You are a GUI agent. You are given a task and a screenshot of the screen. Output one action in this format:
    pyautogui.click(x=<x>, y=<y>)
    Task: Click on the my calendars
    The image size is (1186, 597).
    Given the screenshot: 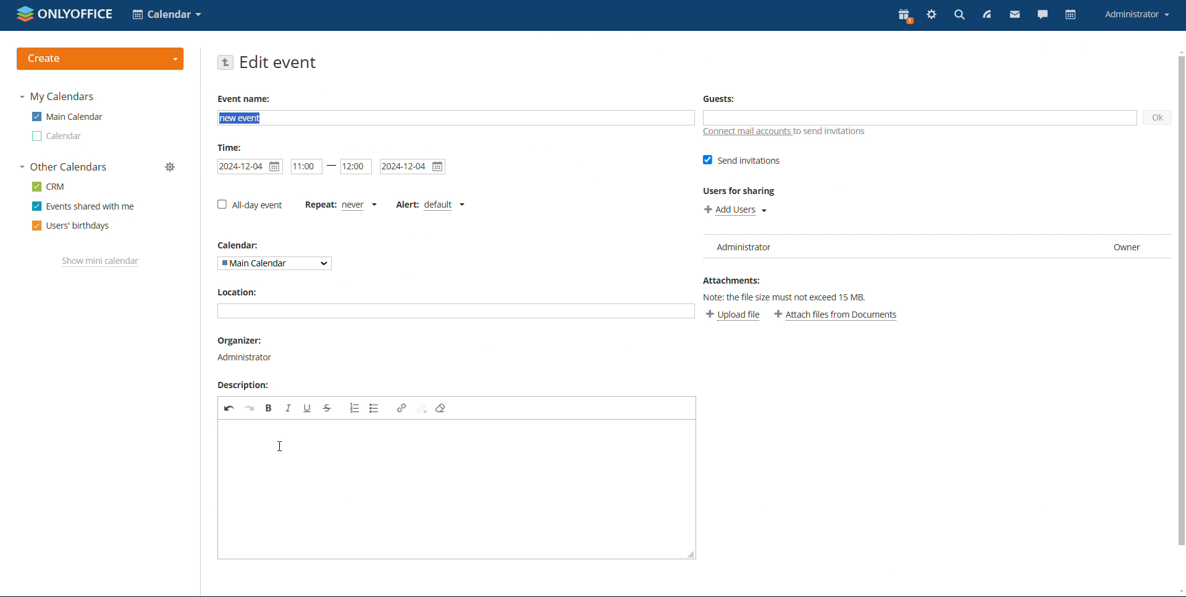 What is the action you would take?
    pyautogui.click(x=57, y=97)
    